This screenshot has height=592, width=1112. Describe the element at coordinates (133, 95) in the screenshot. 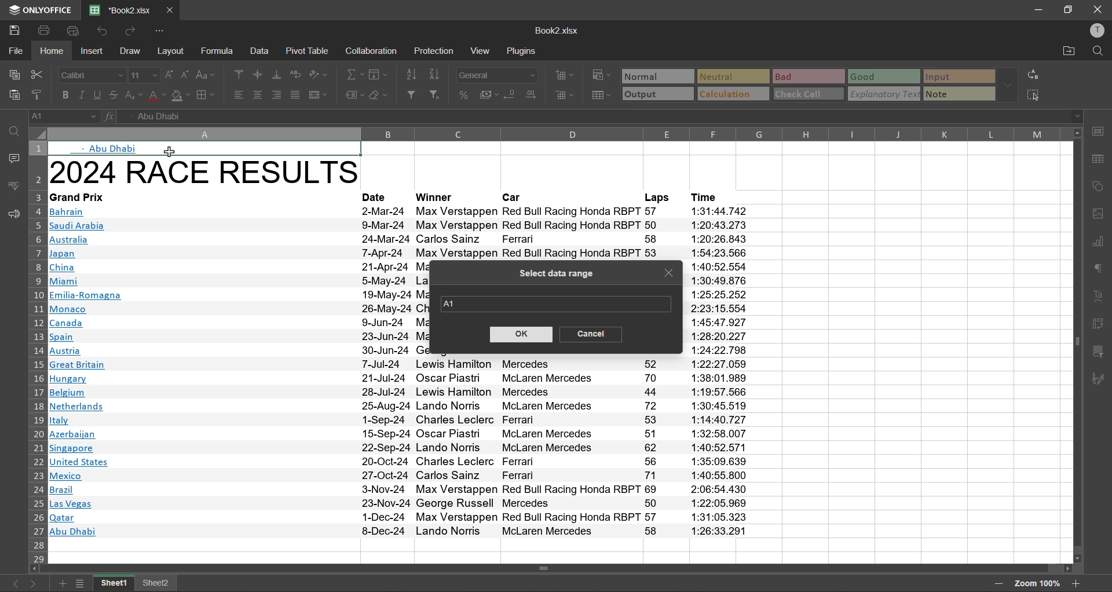

I see `sub/superscript` at that location.